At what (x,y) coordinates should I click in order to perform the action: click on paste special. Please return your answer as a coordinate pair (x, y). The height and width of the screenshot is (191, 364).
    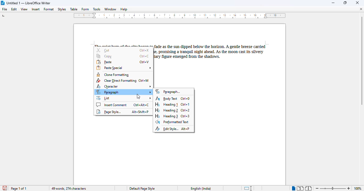
    Looking at the image, I should click on (123, 68).